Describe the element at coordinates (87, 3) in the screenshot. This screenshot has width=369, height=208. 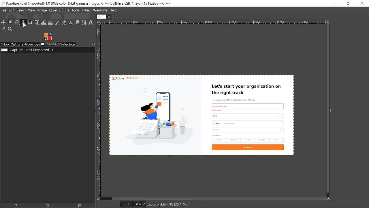
I see `Current window` at that location.